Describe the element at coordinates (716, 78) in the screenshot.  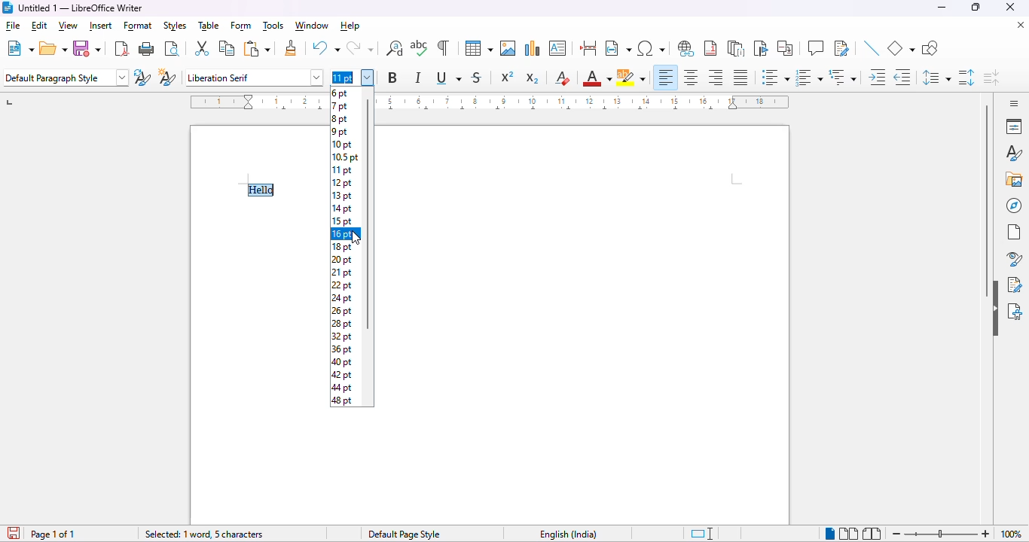
I see `align right` at that location.